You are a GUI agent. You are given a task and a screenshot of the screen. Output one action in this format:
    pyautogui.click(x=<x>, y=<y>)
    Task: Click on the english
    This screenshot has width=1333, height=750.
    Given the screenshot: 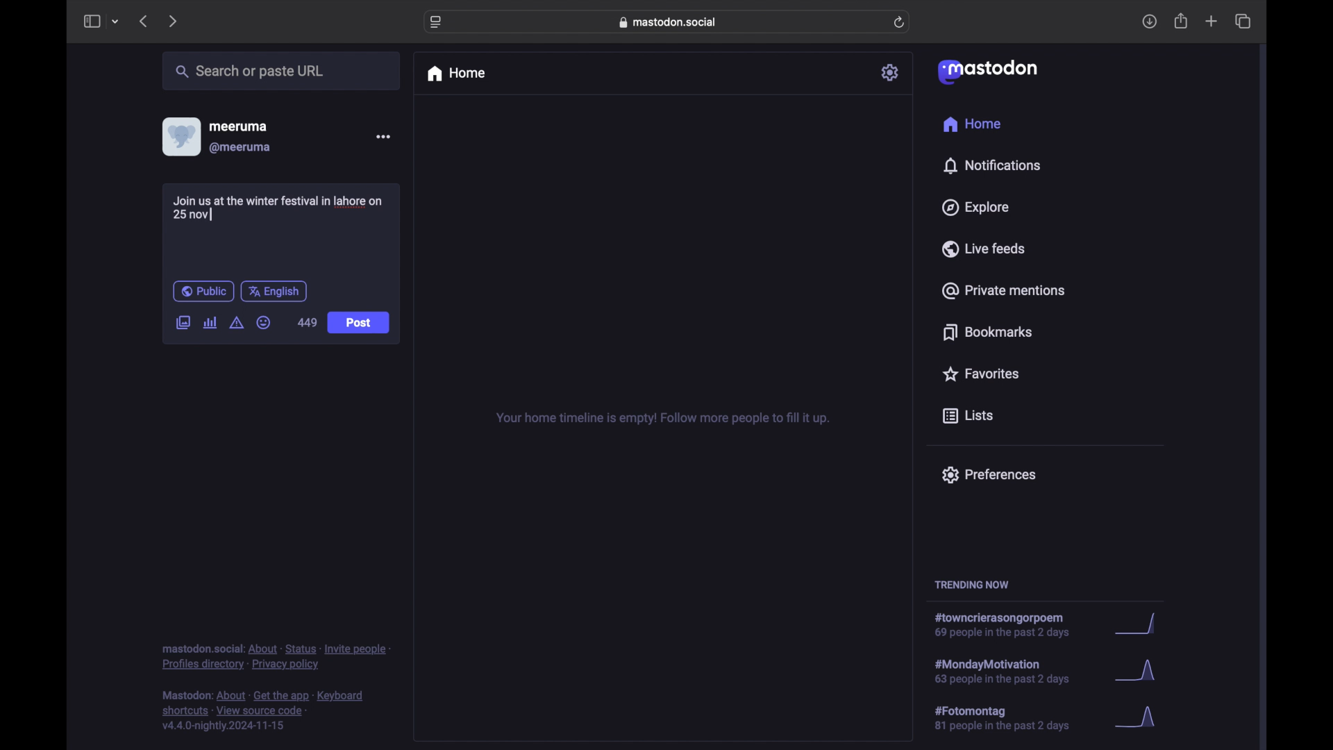 What is the action you would take?
    pyautogui.click(x=274, y=291)
    